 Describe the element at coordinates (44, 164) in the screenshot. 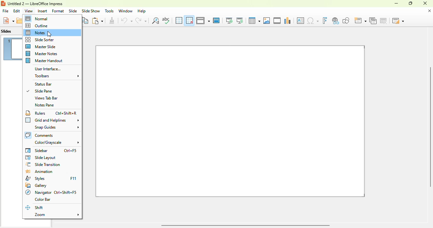

I see `slide transition` at that location.